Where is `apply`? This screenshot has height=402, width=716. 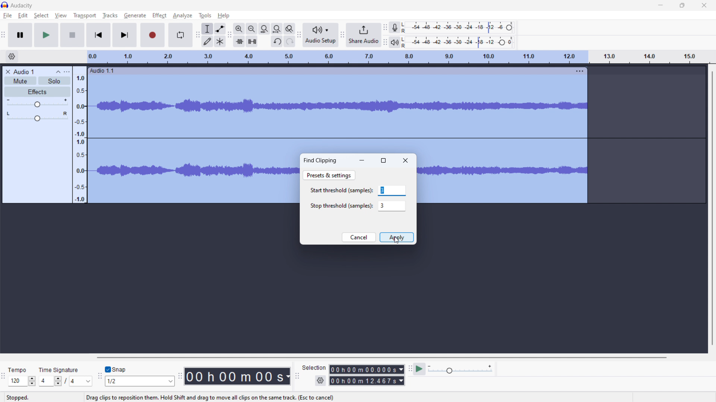
apply is located at coordinates (396, 237).